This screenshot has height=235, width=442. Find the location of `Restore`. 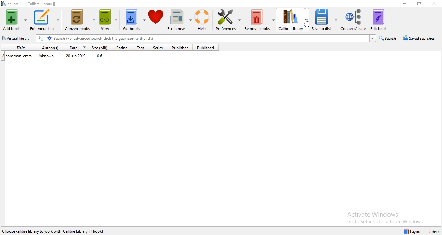

Restore is located at coordinates (419, 4).